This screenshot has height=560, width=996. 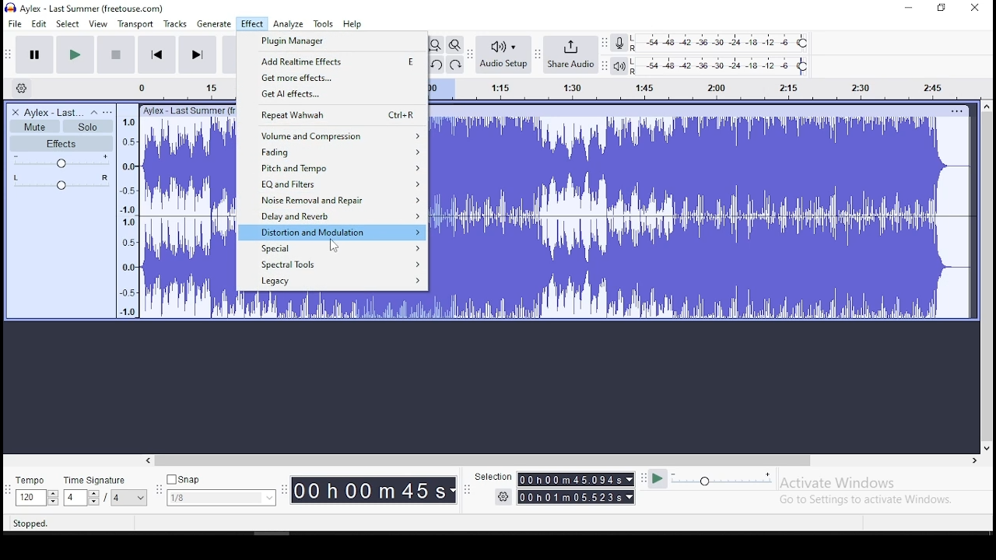 I want to click on get more effects, so click(x=331, y=78).